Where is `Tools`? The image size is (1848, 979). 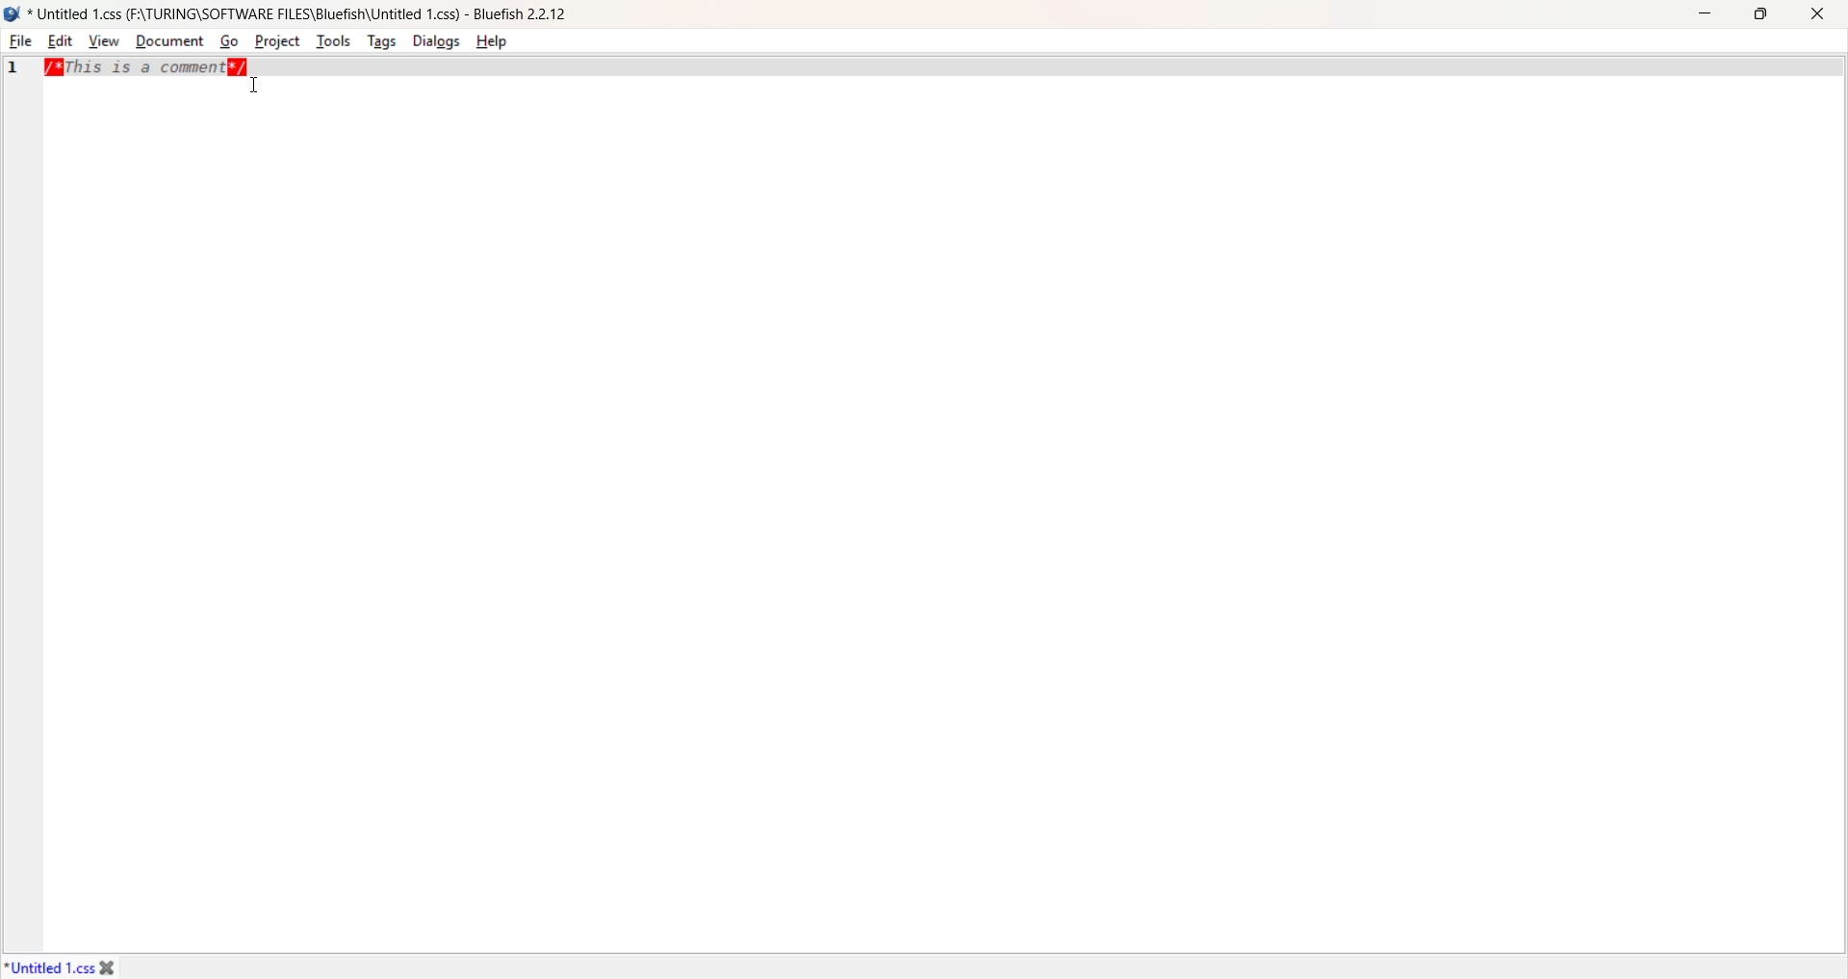
Tools is located at coordinates (335, 42).